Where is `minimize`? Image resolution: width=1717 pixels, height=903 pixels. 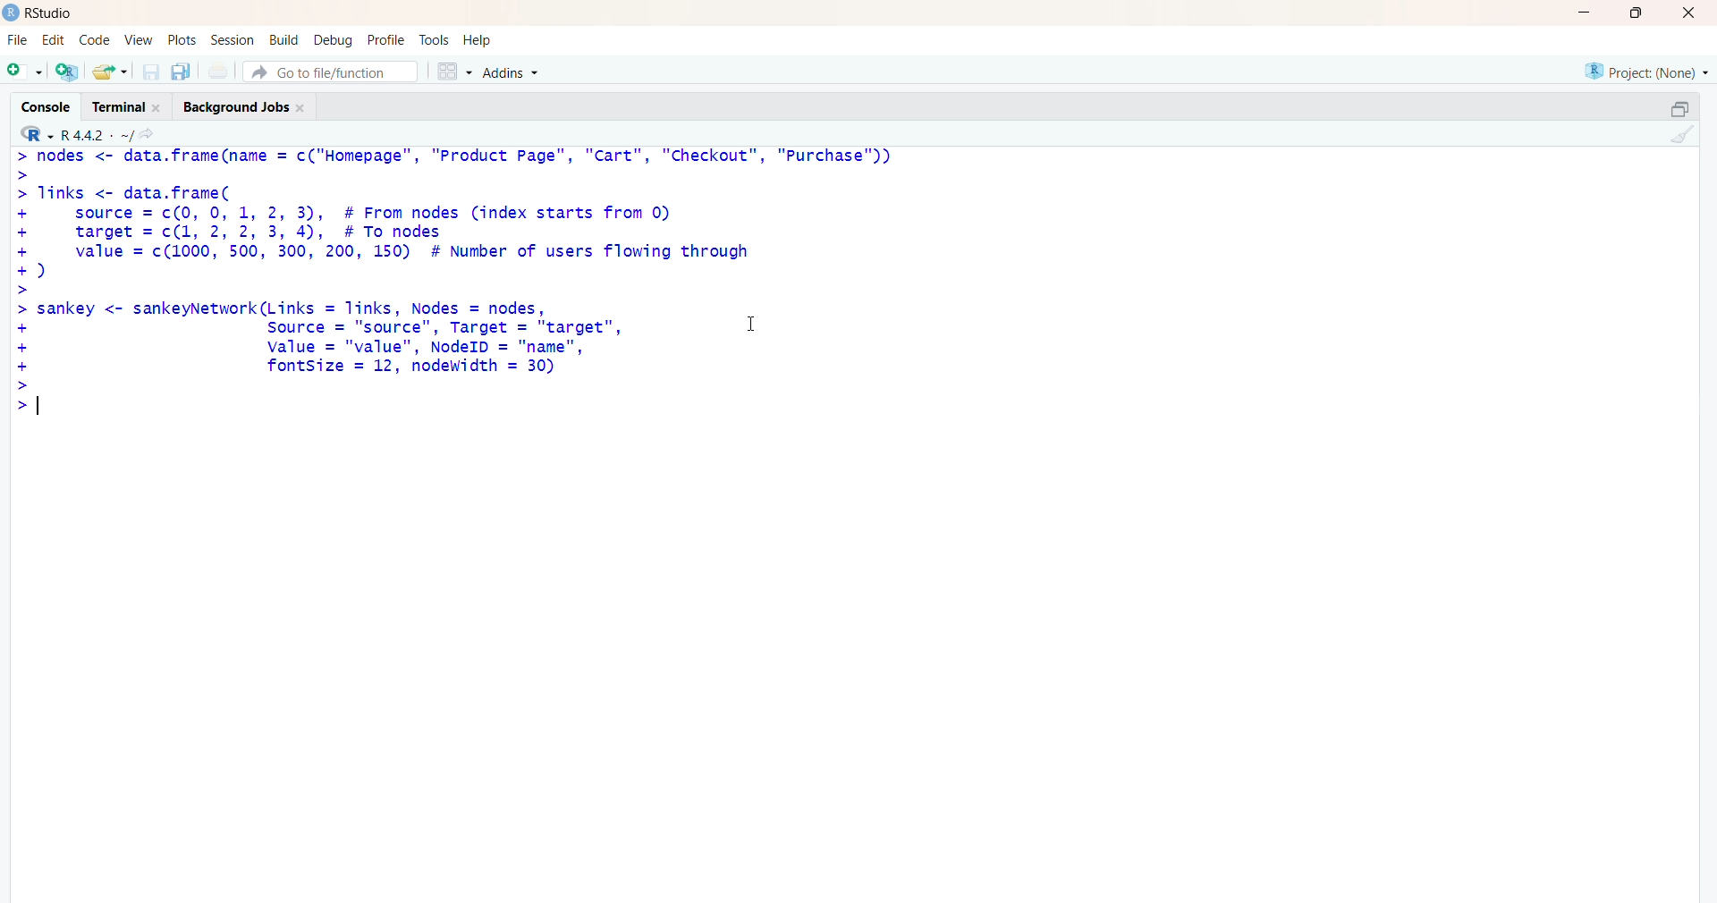 minimize is located at coordinates (1581, 13).